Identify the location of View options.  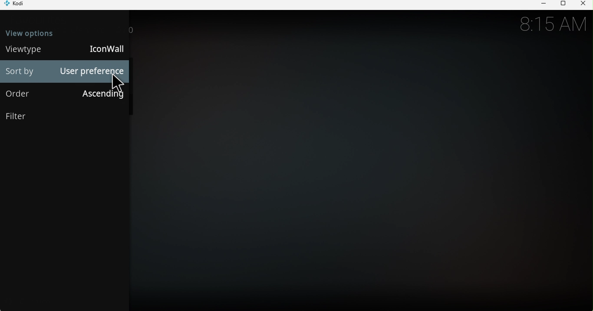
(40, 32).